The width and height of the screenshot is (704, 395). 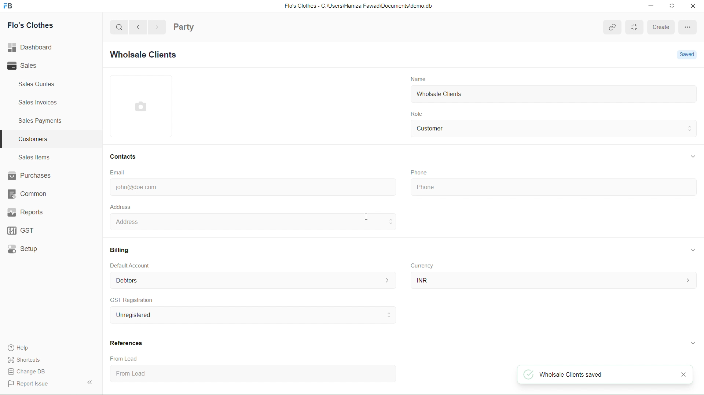 I want to click on Sales Payments, so click(x=42, y=121).